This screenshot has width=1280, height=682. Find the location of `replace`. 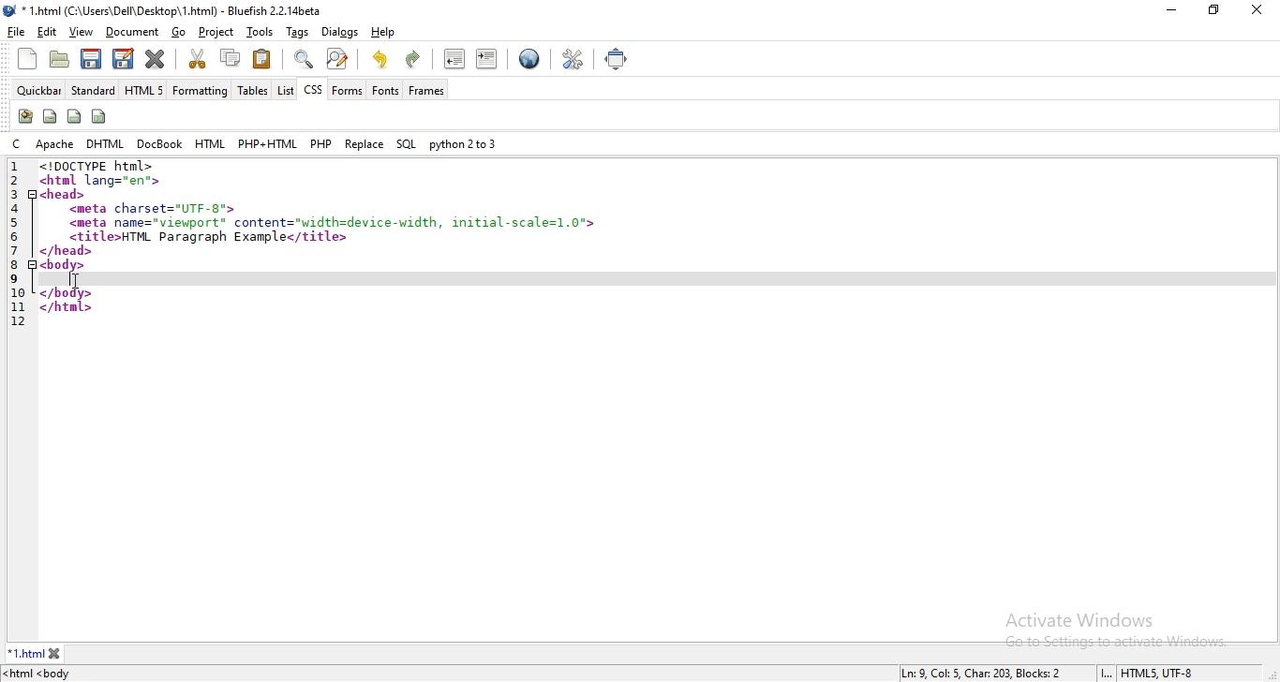

replace is located at coordinates (365, 143).